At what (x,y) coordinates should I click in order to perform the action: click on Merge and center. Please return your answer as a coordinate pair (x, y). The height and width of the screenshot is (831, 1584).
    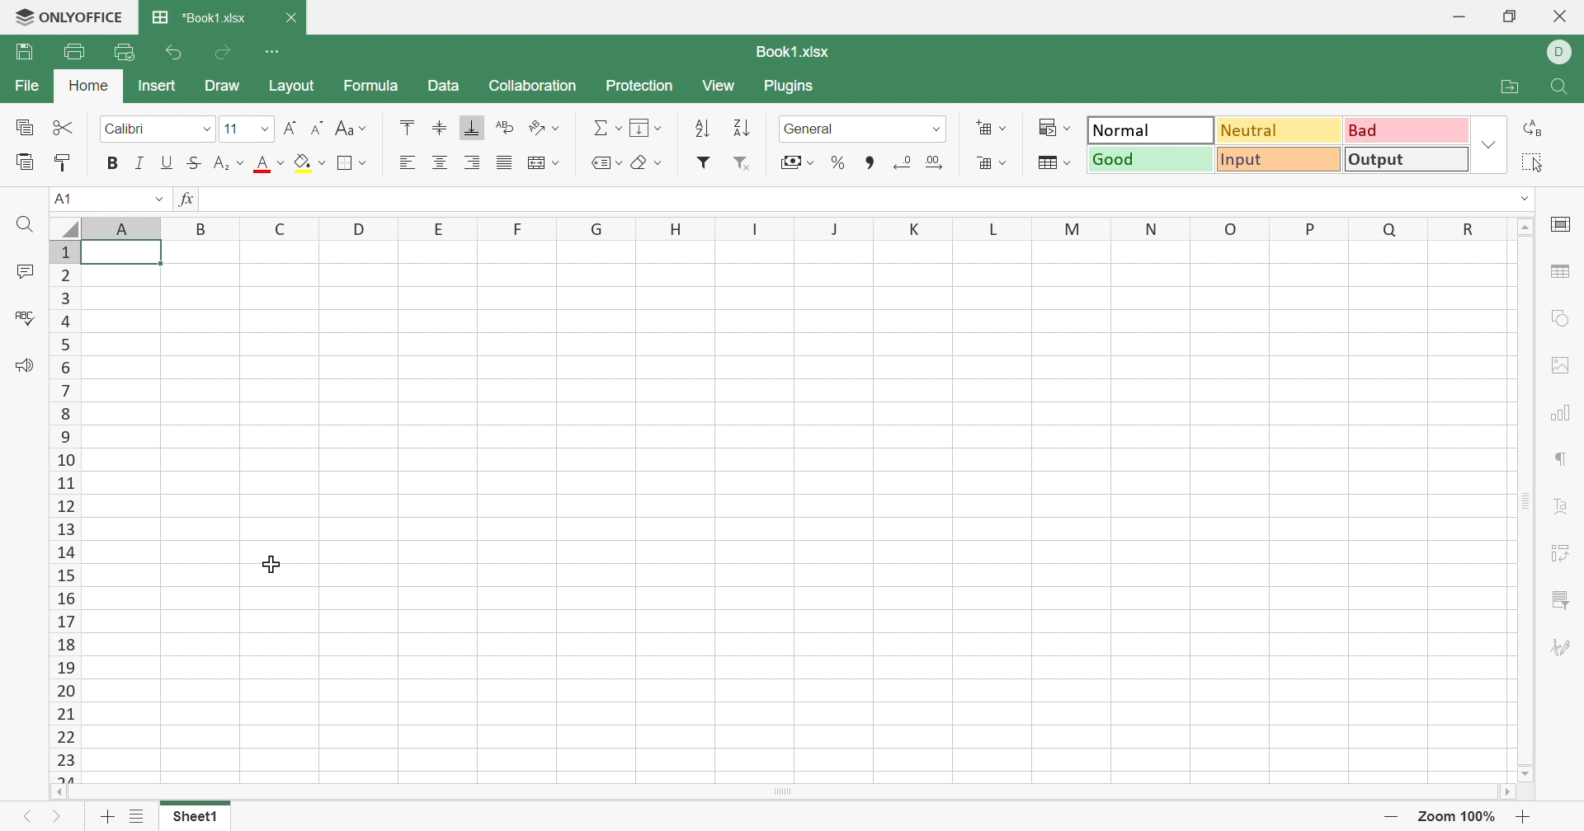
    Looking at the image, I should click on (539, 162).